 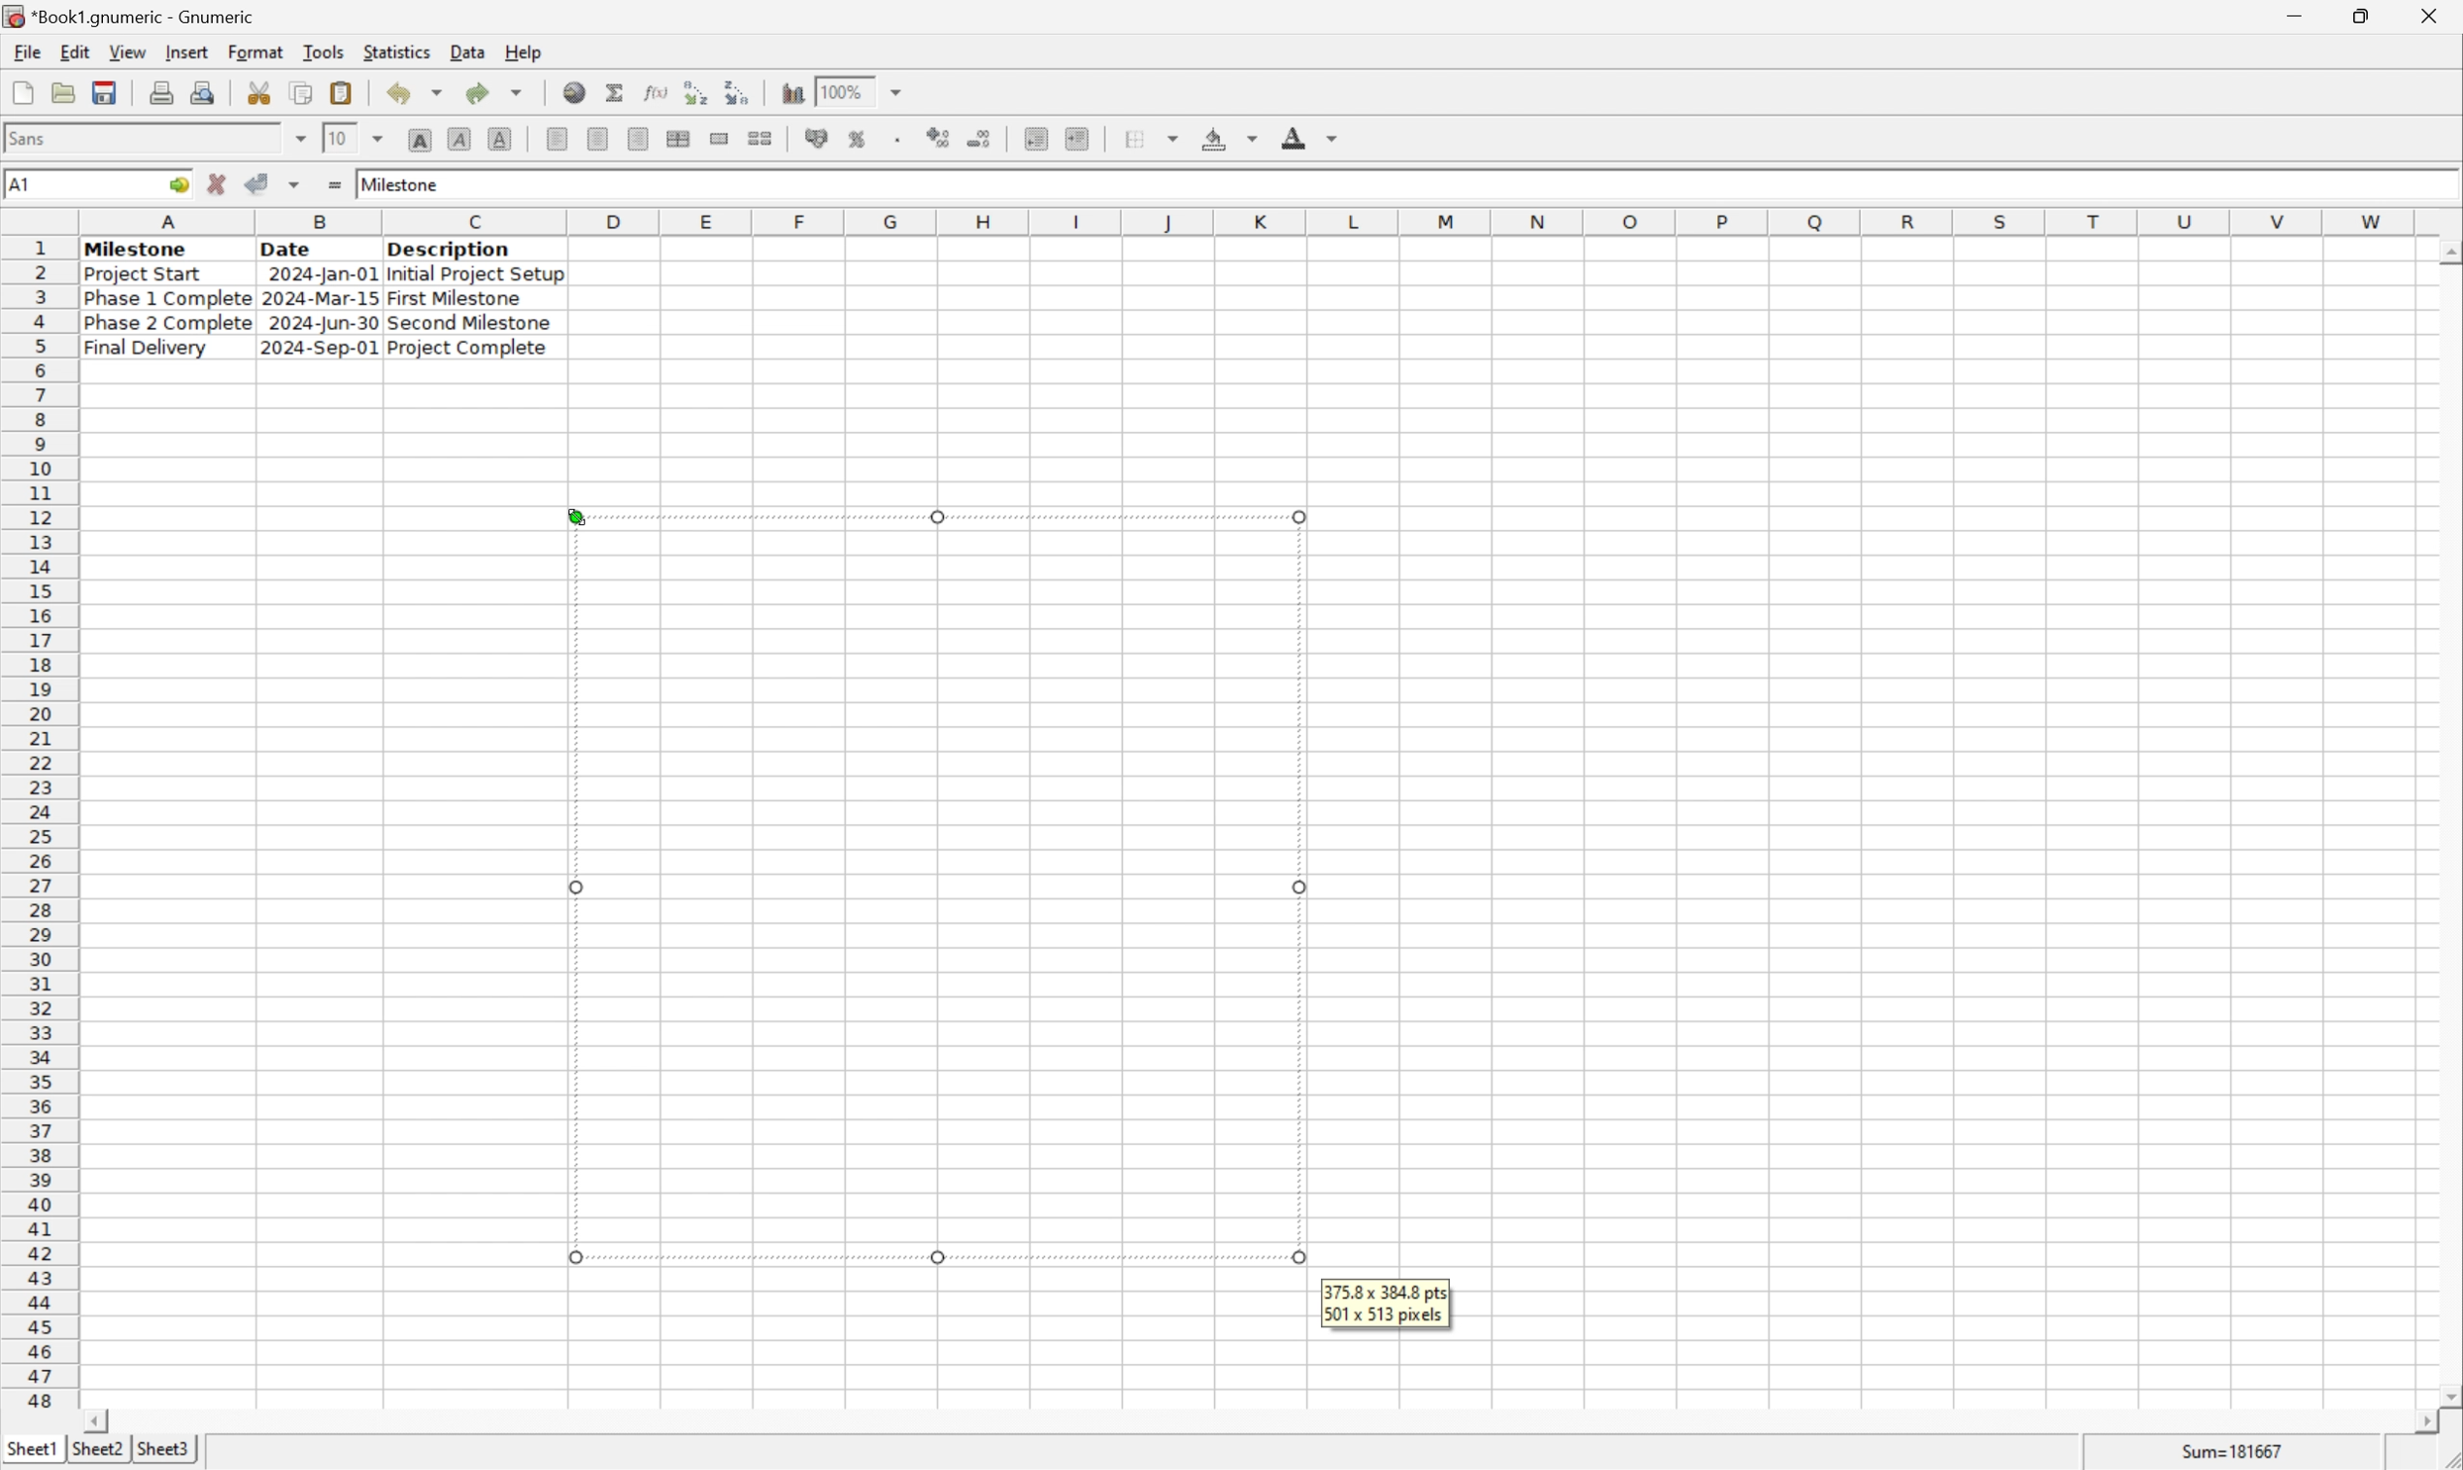 I want to click on redo, so click(x=498, y=91).